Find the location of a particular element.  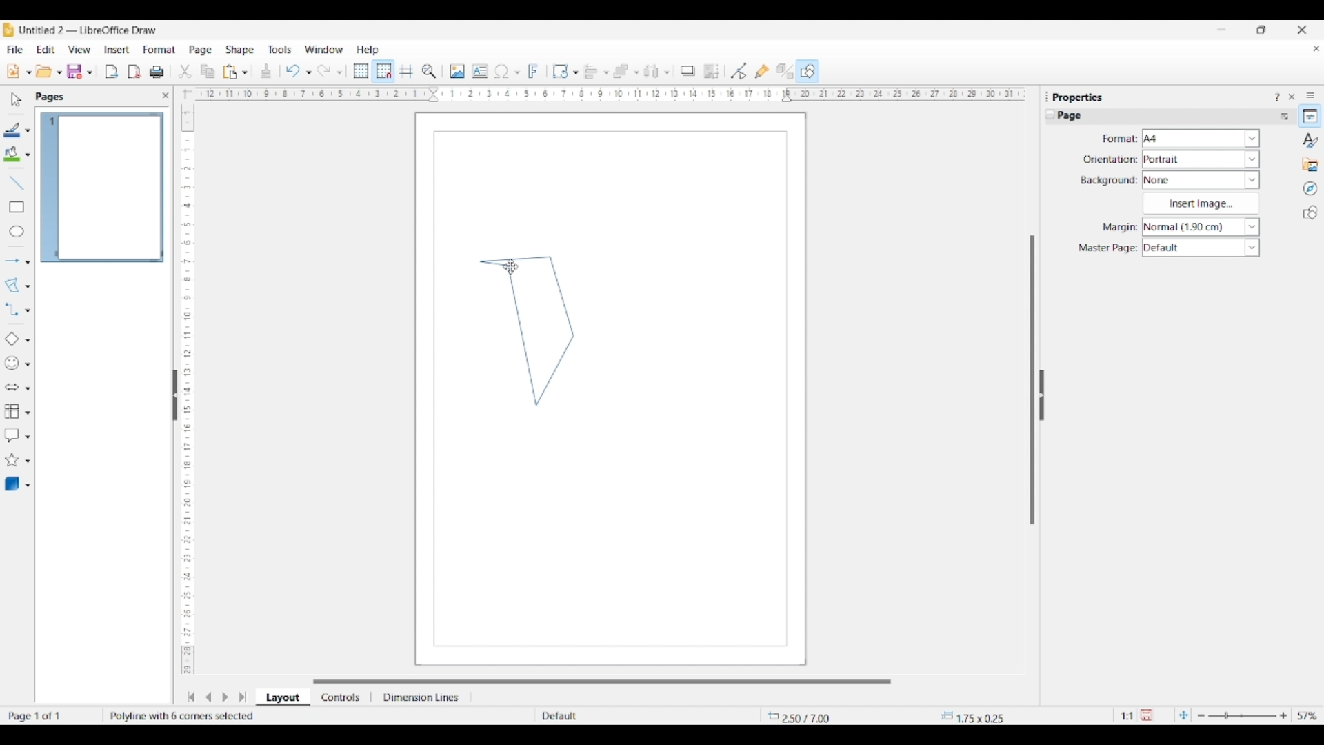

Insert is located at coordinates (117, 50).